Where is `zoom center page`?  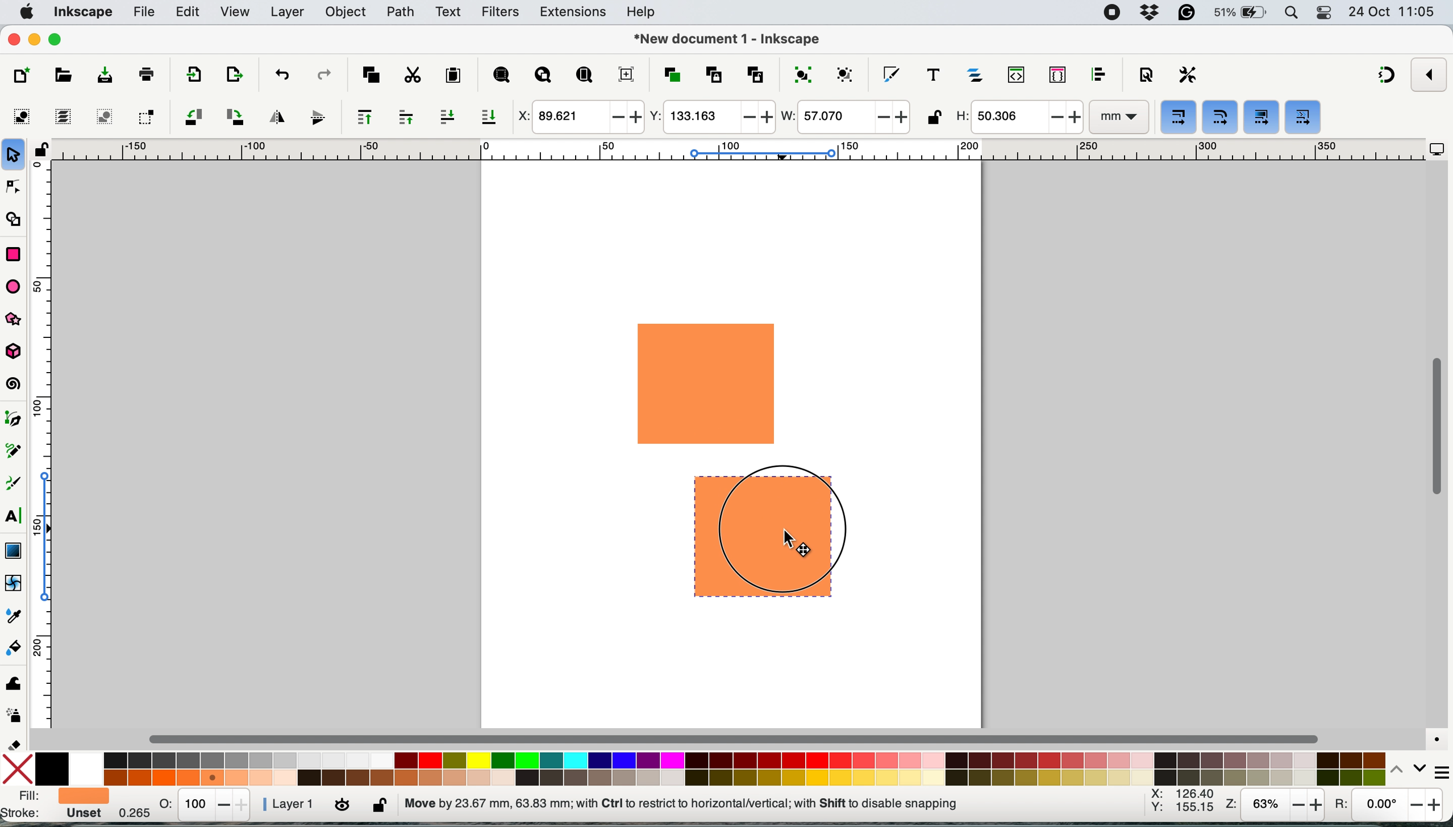
zoom center page is located at coordinates (626, 74).